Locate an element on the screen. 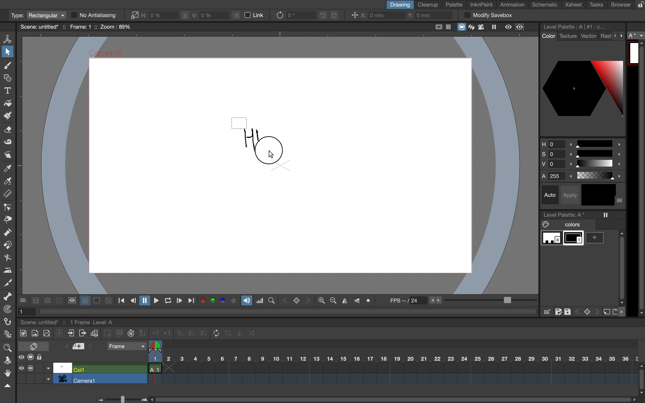 The image size is (645, 403). scene name and scene details is located at coordinates (75, 27).